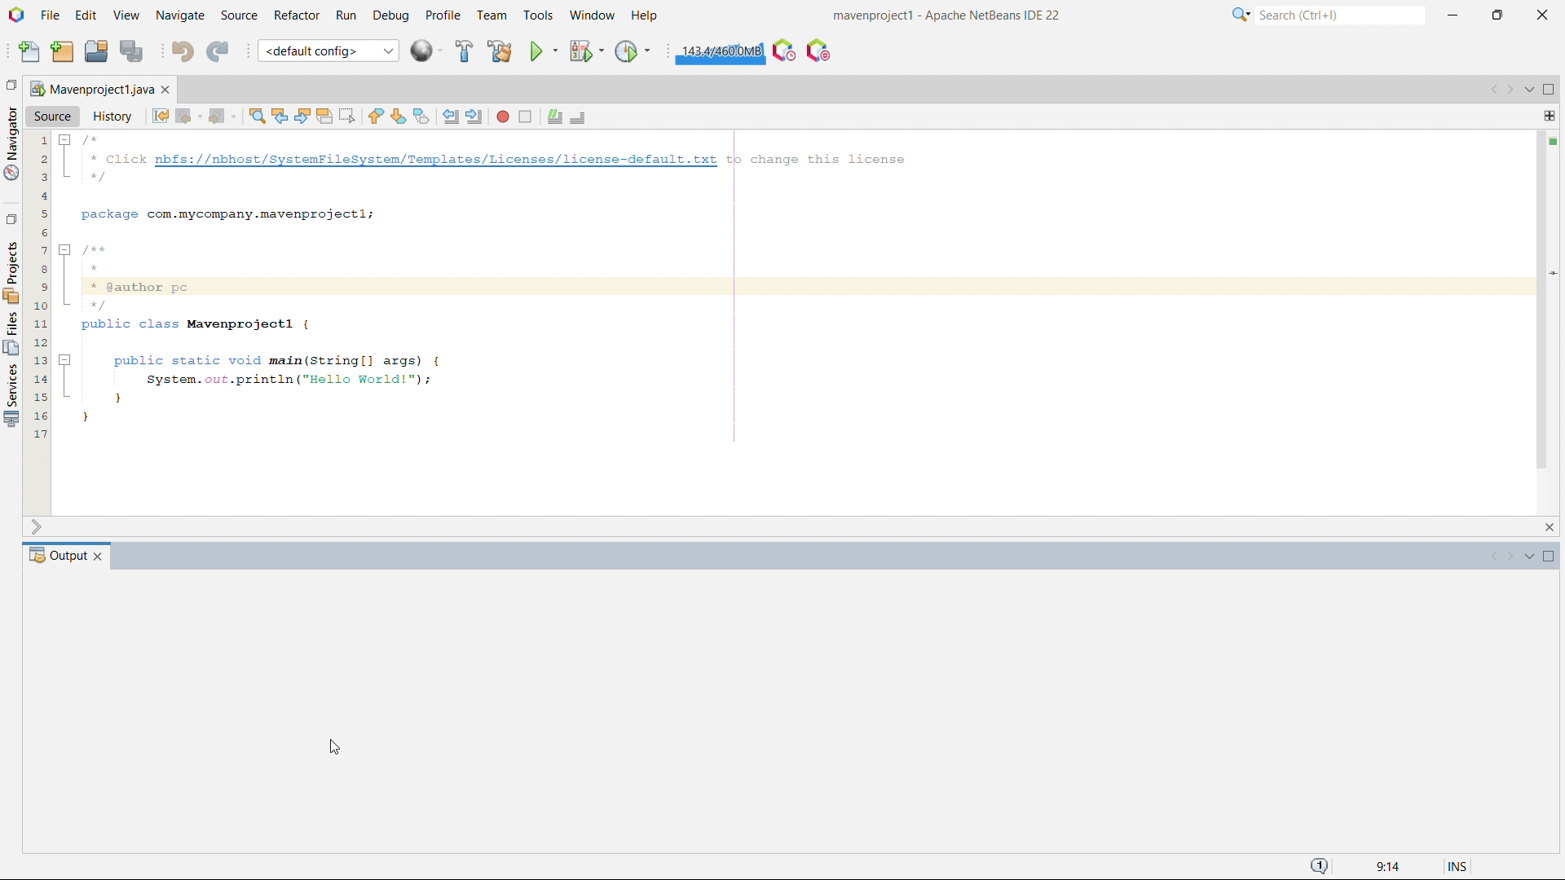 The image size is (1565, 880). I want to click on project title, so click(948, 15).